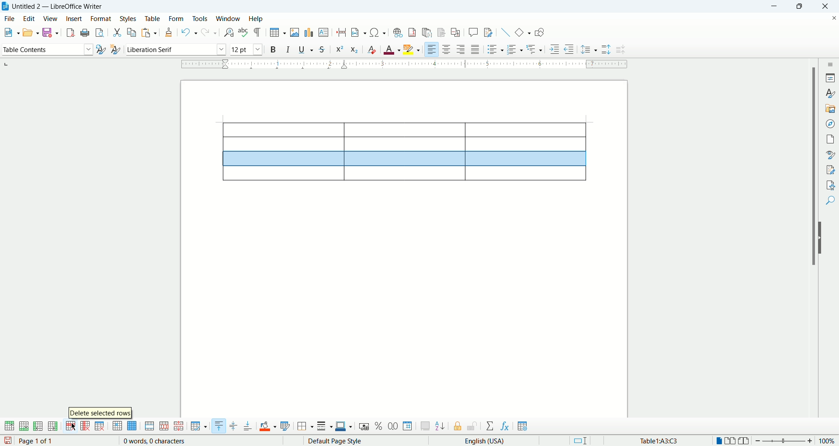  What do you see at coordinates (295, 32) in the screenshot?
I see `insert image` at bounding box center [295, 32].